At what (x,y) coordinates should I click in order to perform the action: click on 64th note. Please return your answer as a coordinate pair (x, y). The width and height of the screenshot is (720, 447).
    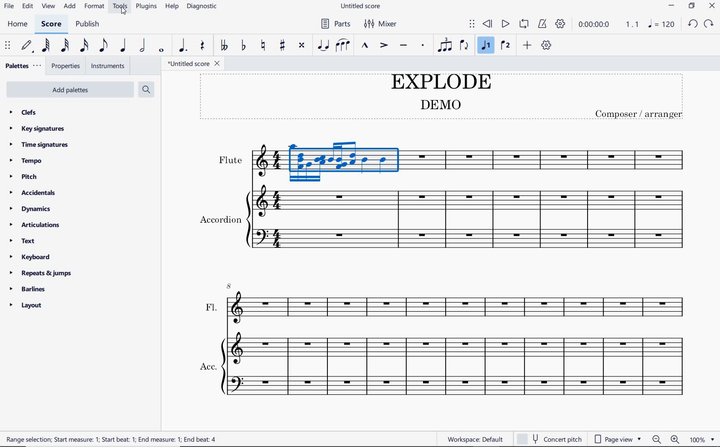
    Looking at the image, I should click on (46, 46).